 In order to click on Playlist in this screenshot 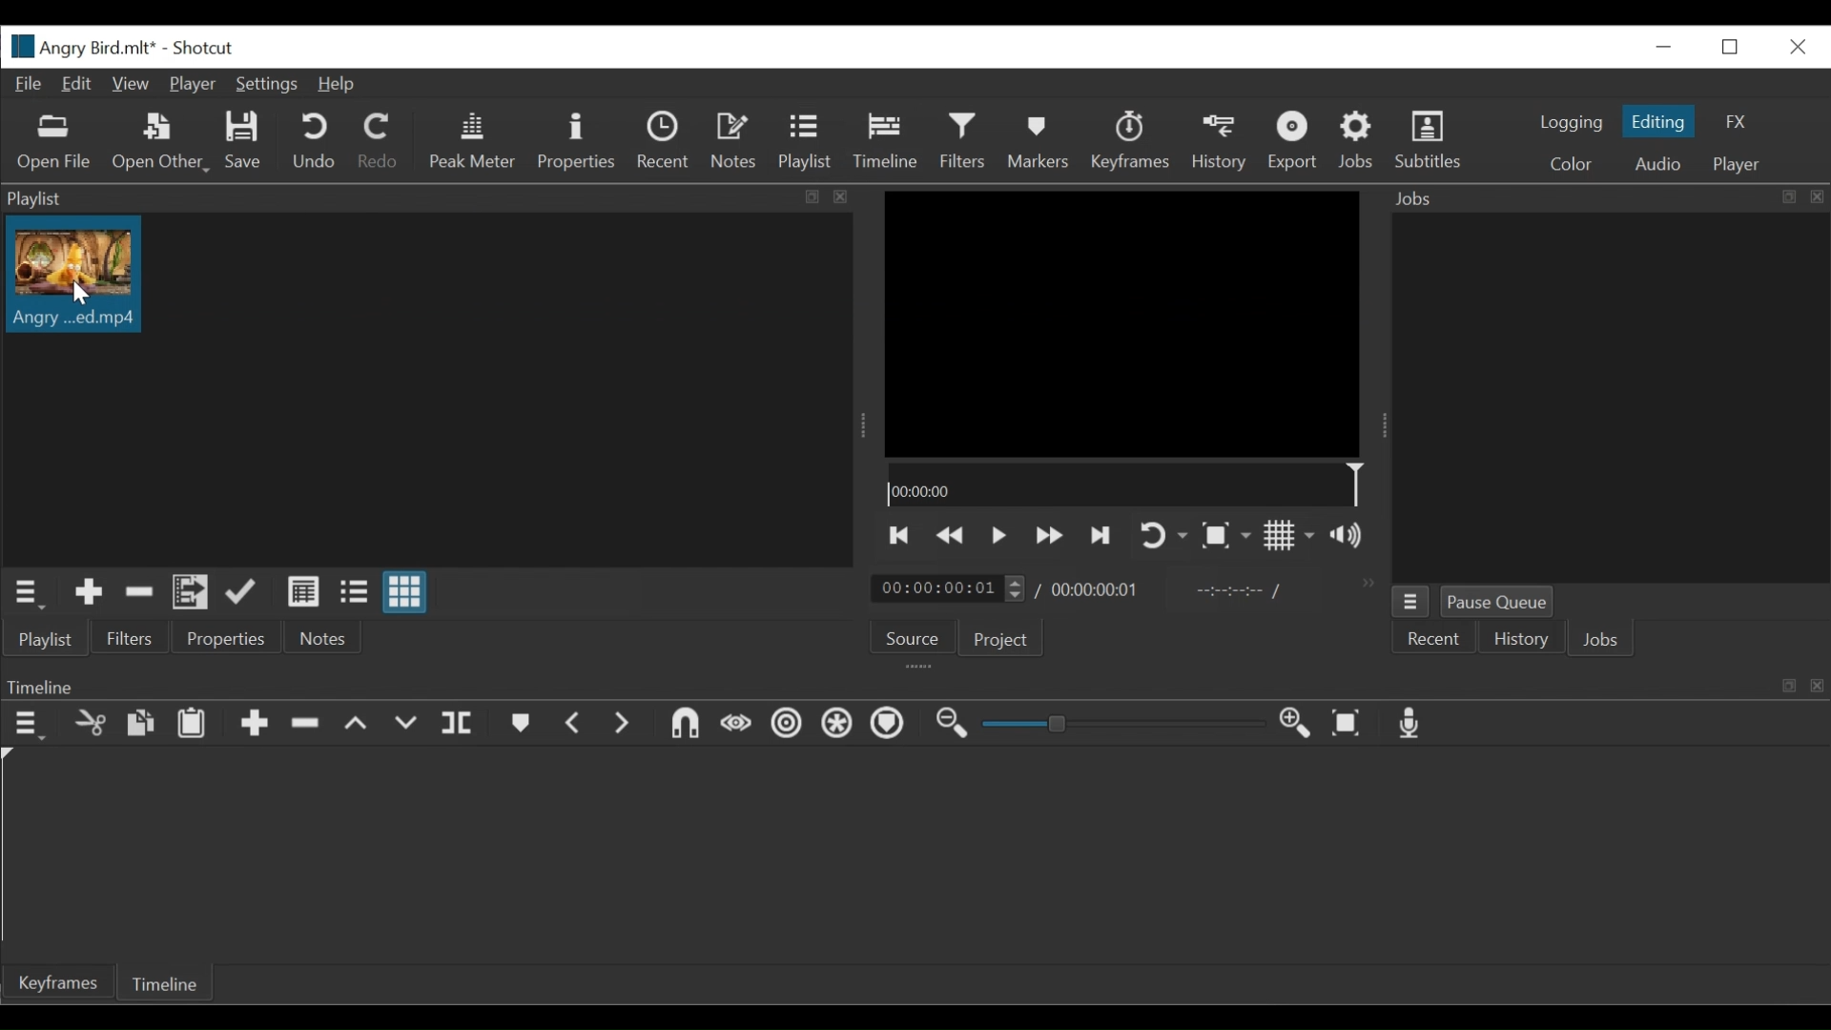, I will do `click(806, 142)`.